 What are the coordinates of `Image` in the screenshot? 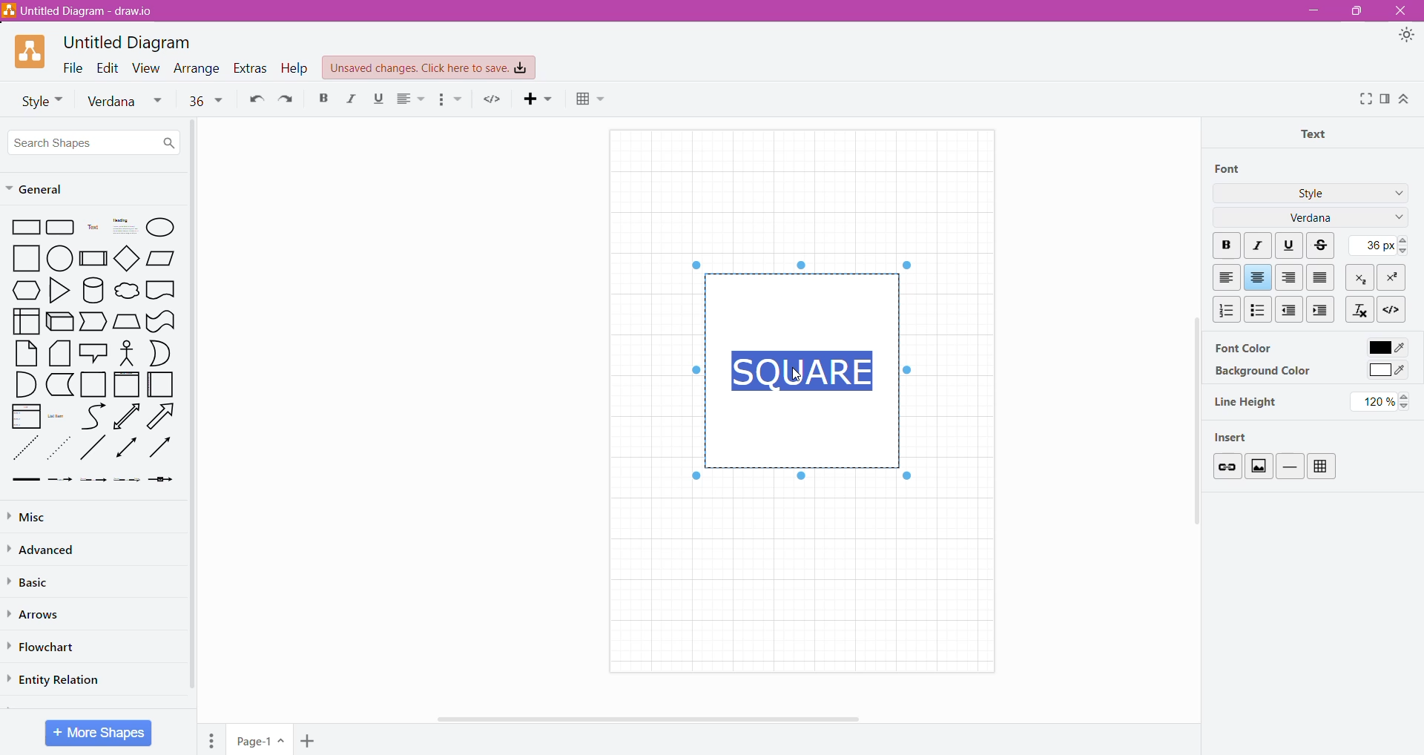 It's located at (1258, 466).